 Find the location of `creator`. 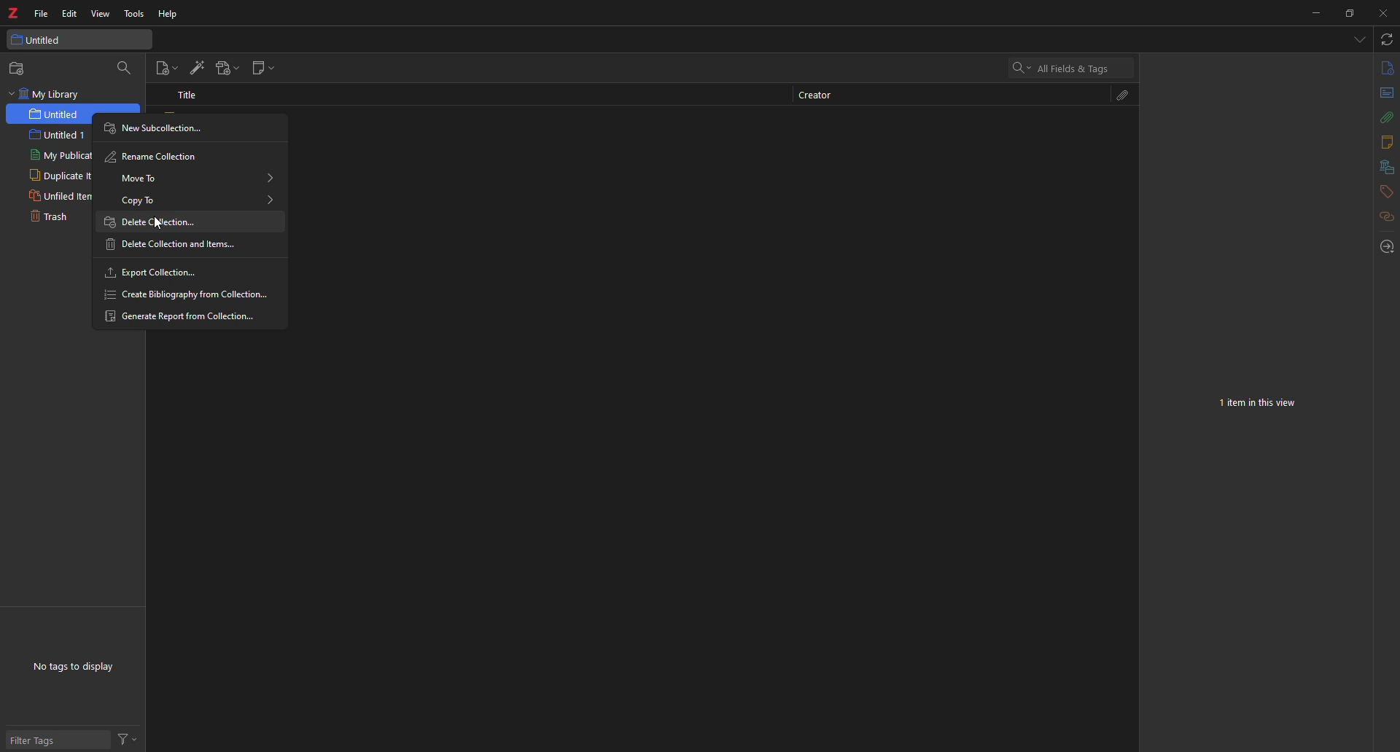

creator is located at coordinates (816, 94).